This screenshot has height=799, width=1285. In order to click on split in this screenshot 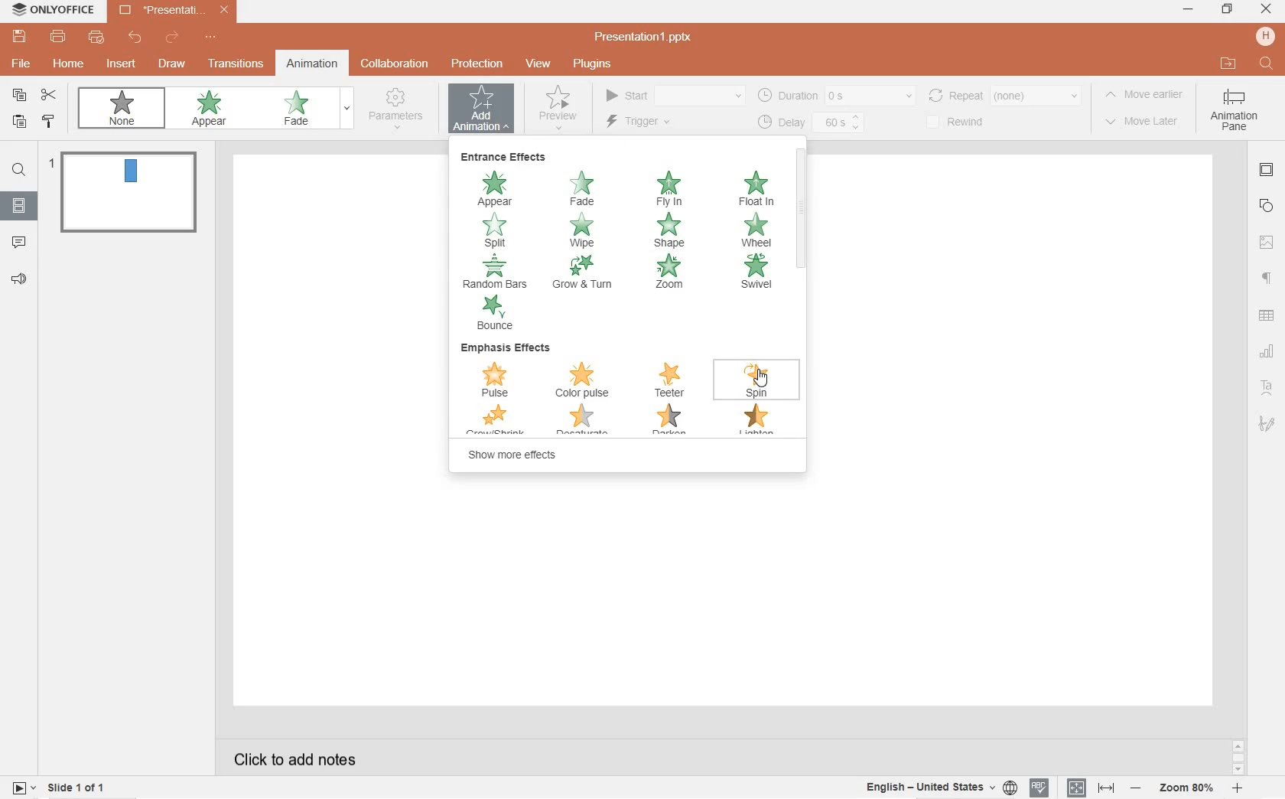, I will do `click(501, 231)`.